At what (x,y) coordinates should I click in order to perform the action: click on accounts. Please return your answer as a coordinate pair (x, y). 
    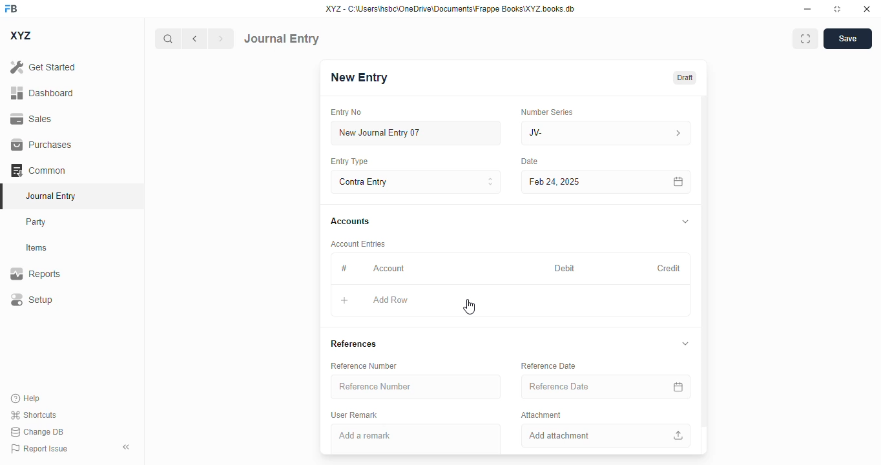
    Looking at the image, I should click on (350, 222).